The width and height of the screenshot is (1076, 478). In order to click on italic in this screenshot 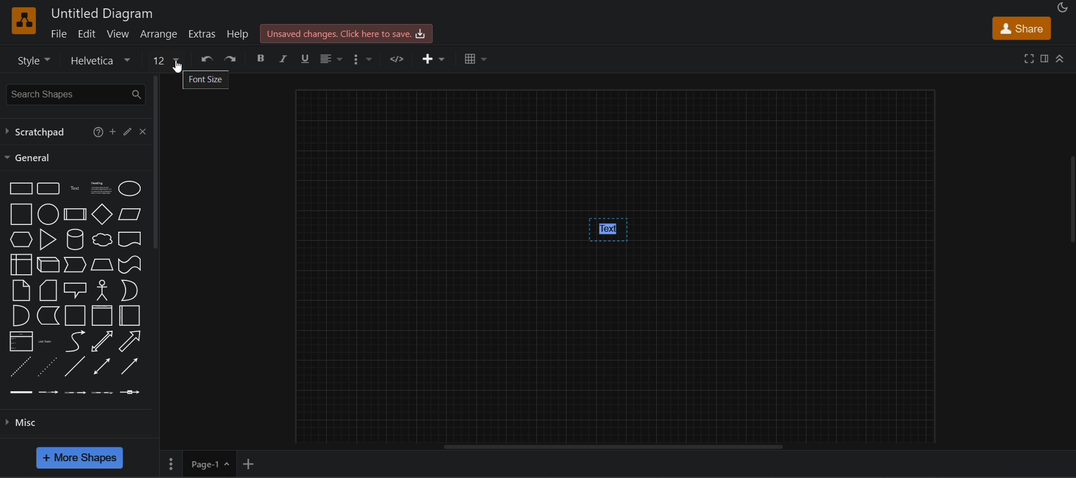, I will do `click(284, 59)`.